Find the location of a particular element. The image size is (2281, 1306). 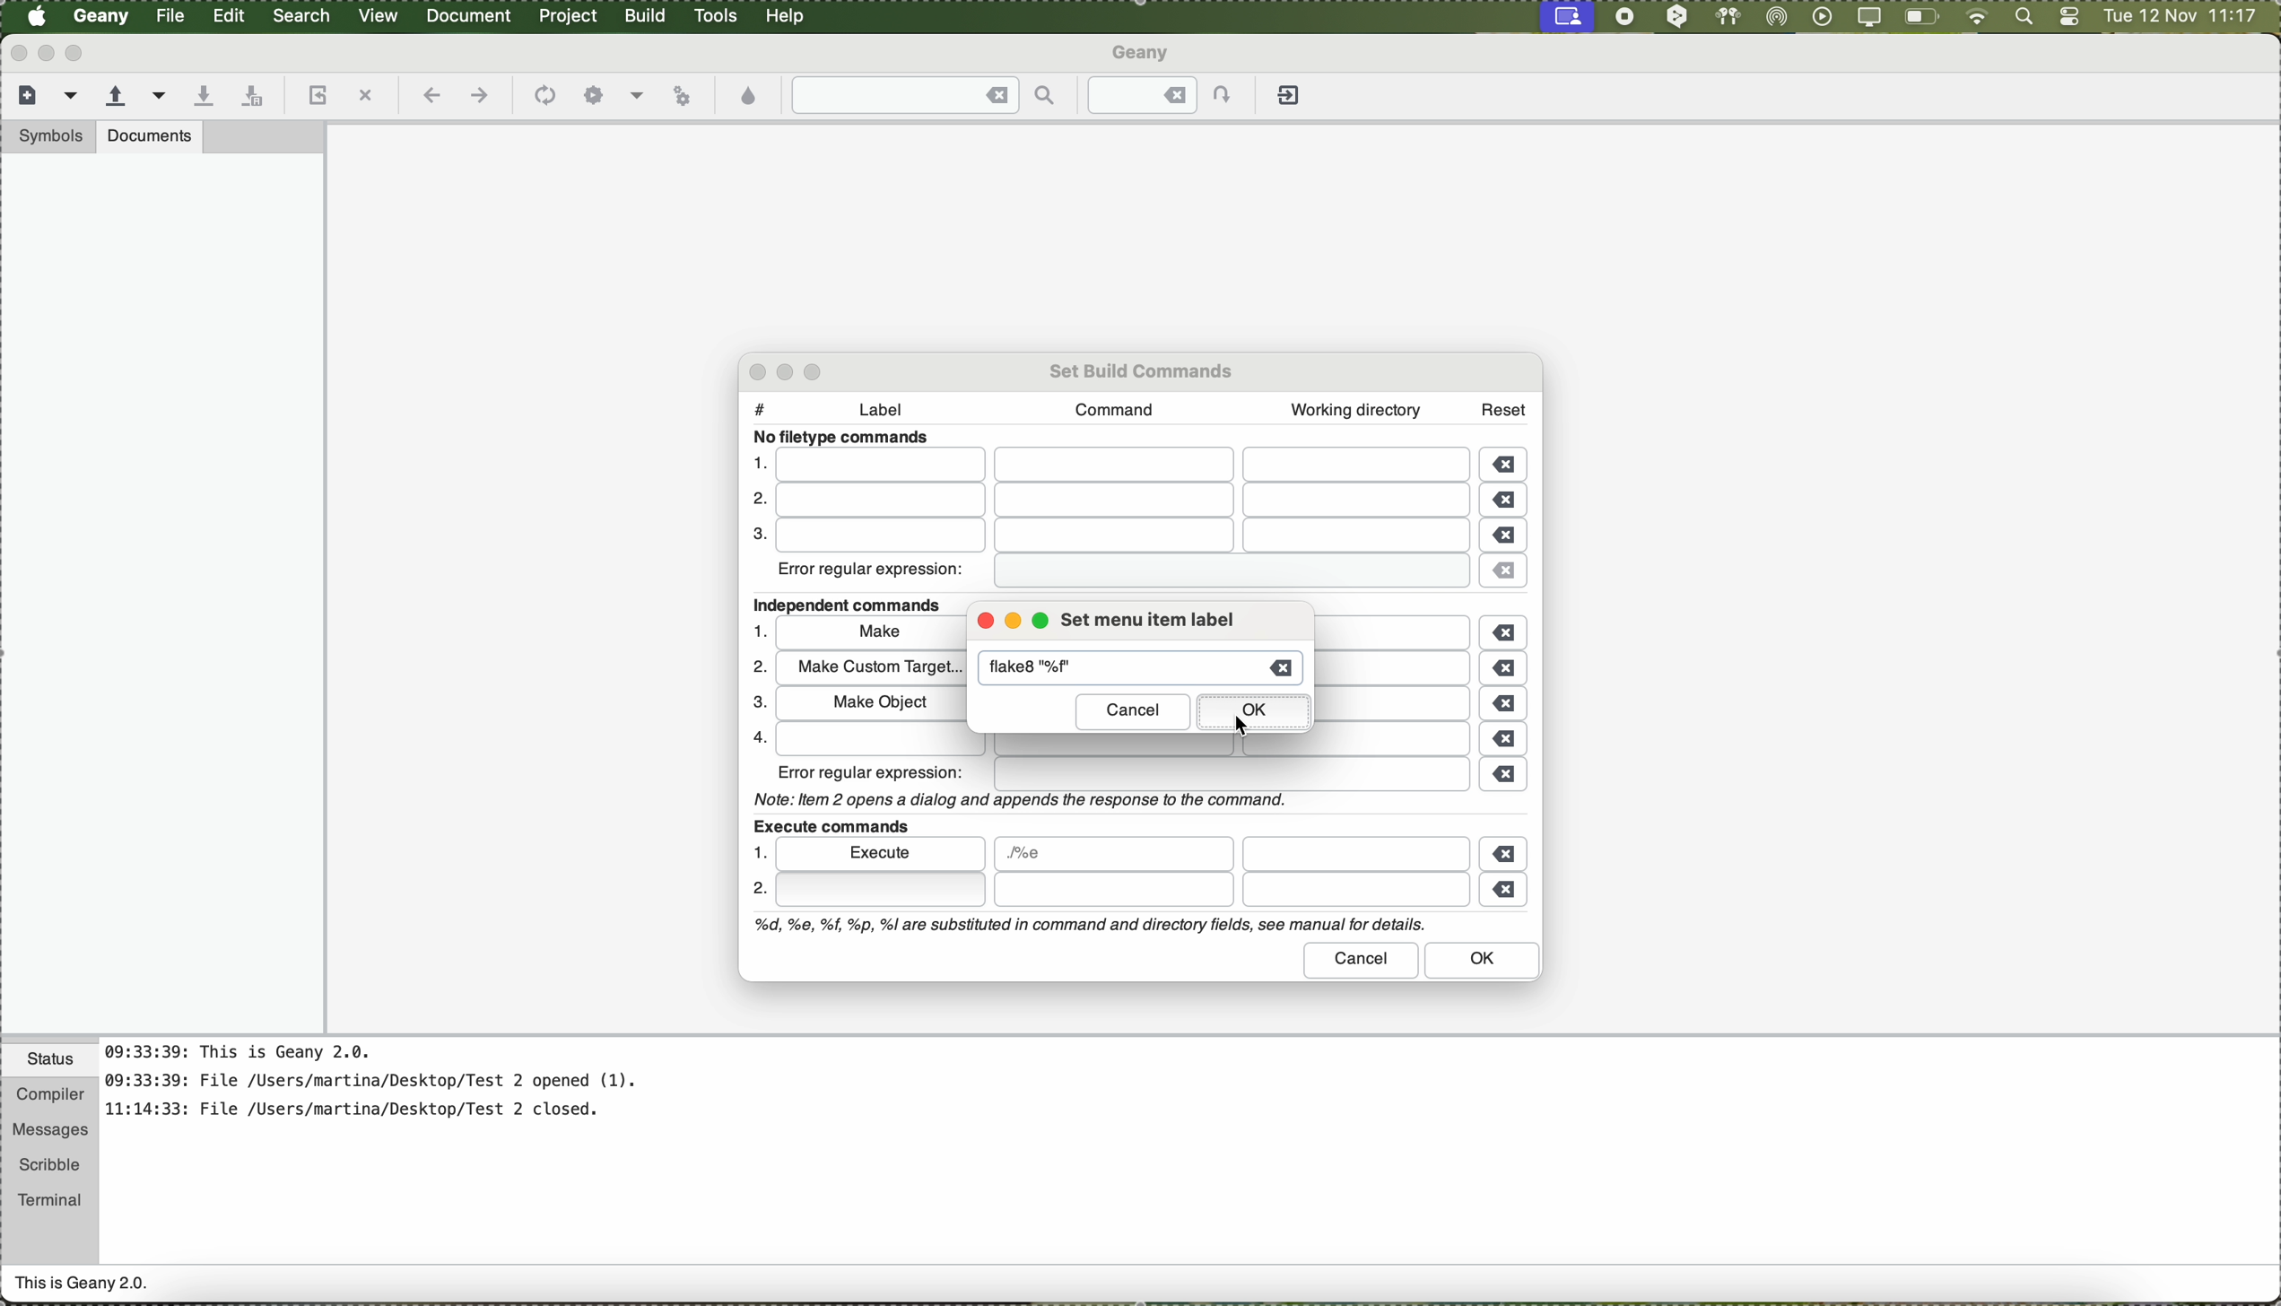

spotlight search is located at coordinates (2020, 18).